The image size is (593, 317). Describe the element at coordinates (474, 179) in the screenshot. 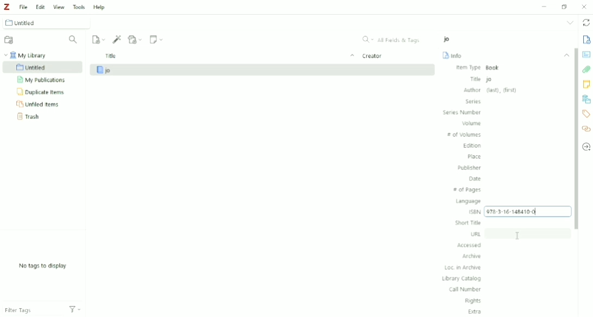

I see `Date` at that location.